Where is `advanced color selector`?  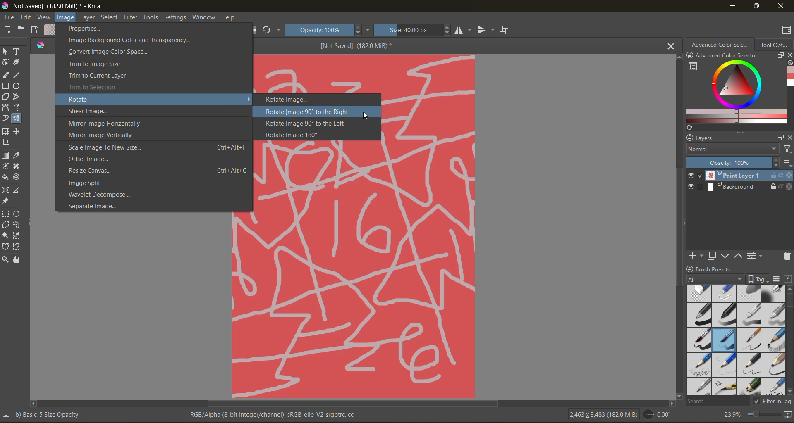 advanced color selector is located at coordinates (722, 50).